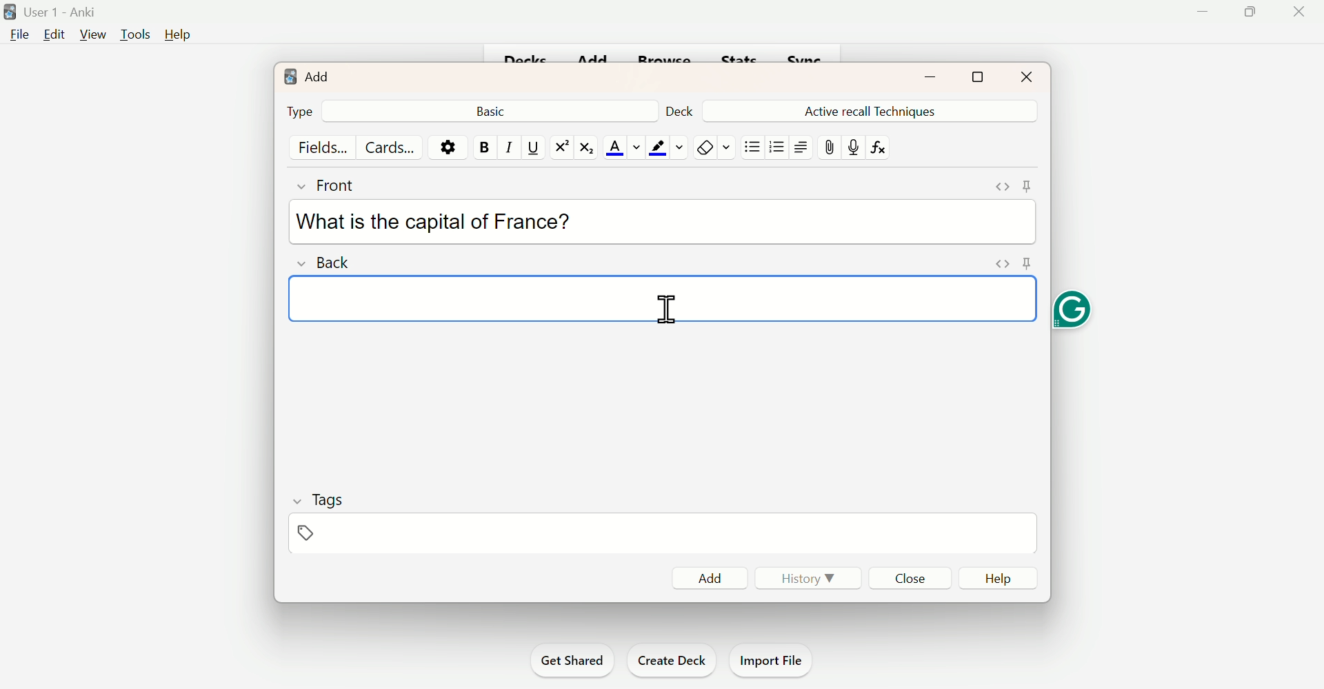  I want to click on pin, so click(1016, 265).